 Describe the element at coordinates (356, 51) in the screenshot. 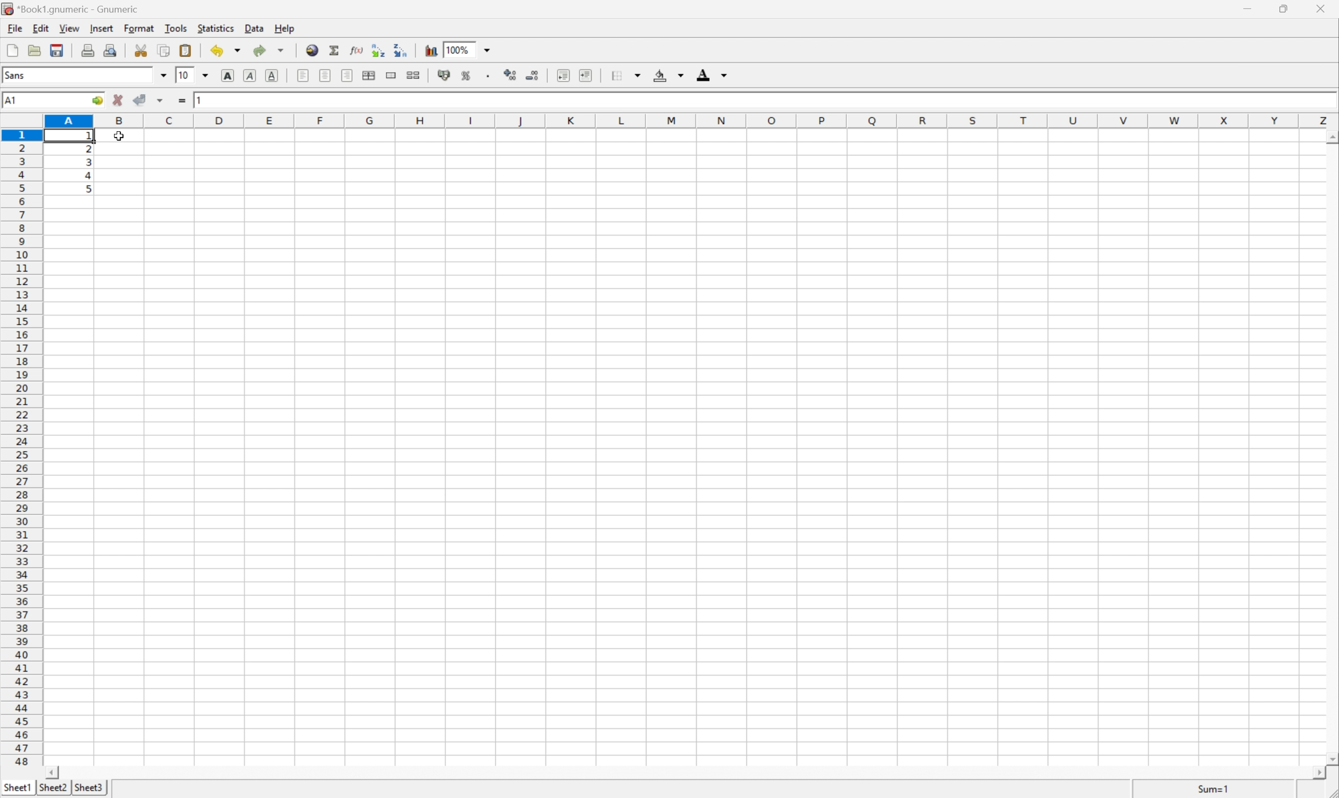

I see `Edit function in current cell` at that location.